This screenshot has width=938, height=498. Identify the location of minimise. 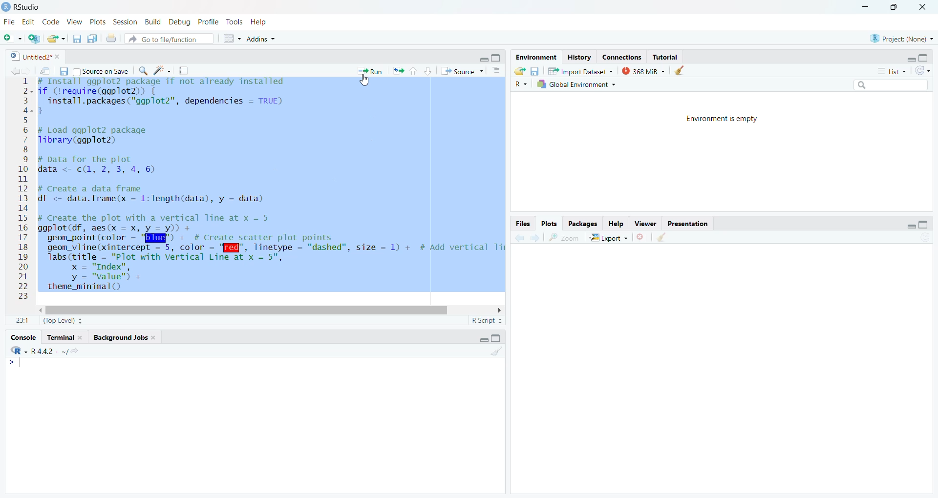
(866, 4).